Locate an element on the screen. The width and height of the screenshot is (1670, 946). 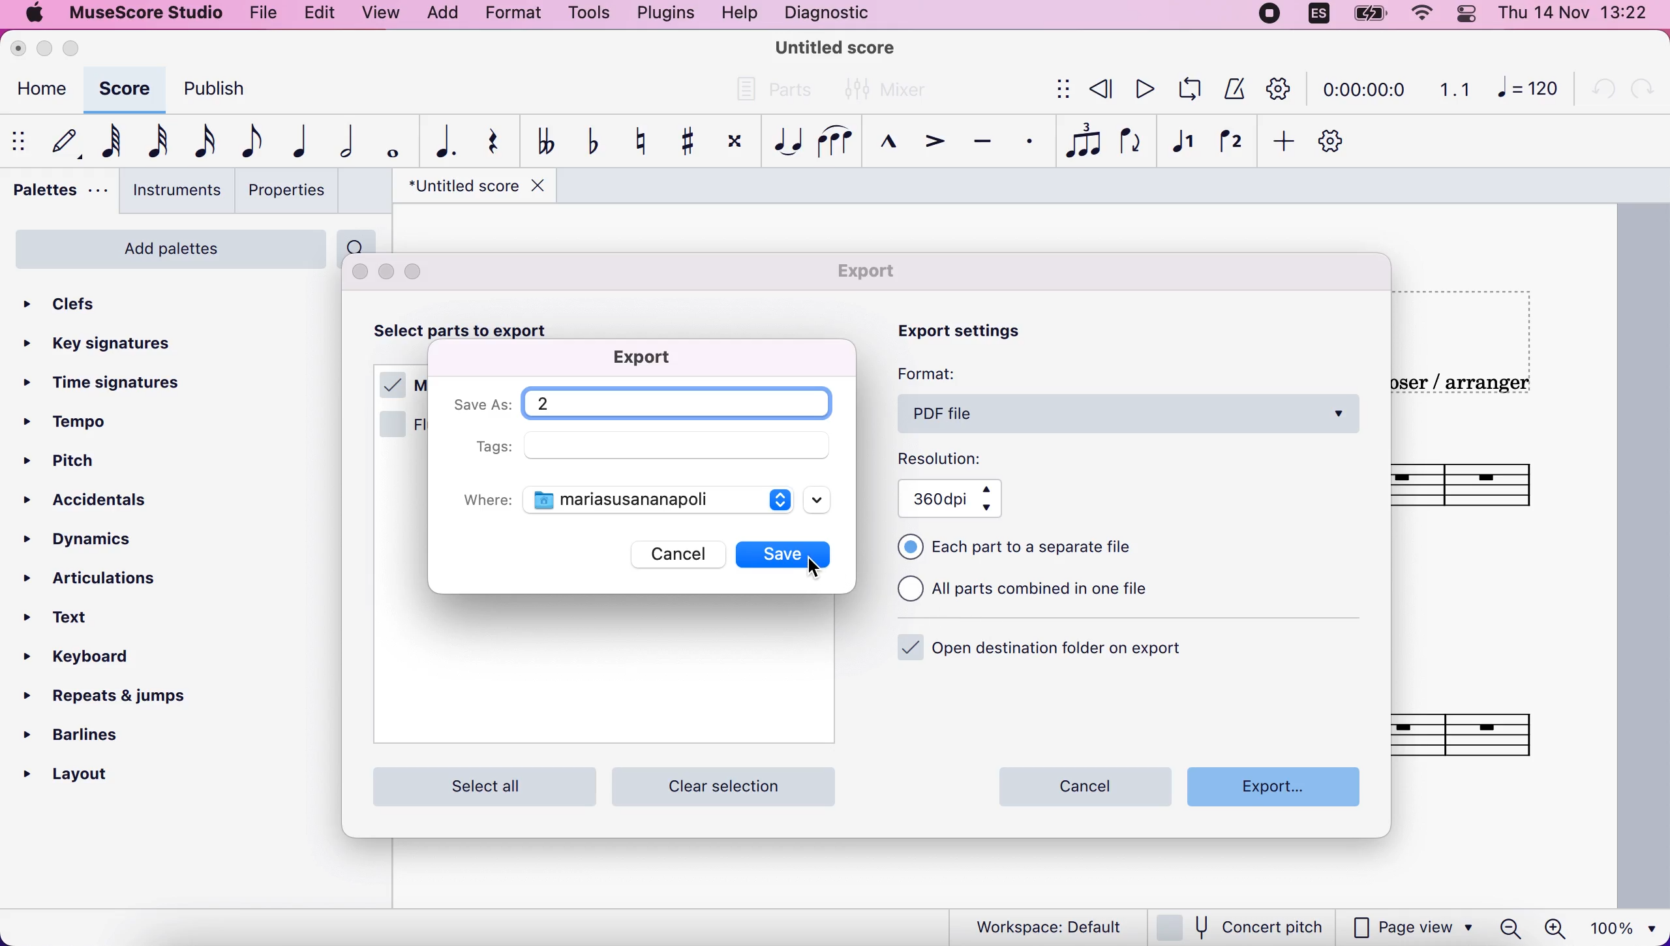
playback loop is located at coordinates (1186, 90).